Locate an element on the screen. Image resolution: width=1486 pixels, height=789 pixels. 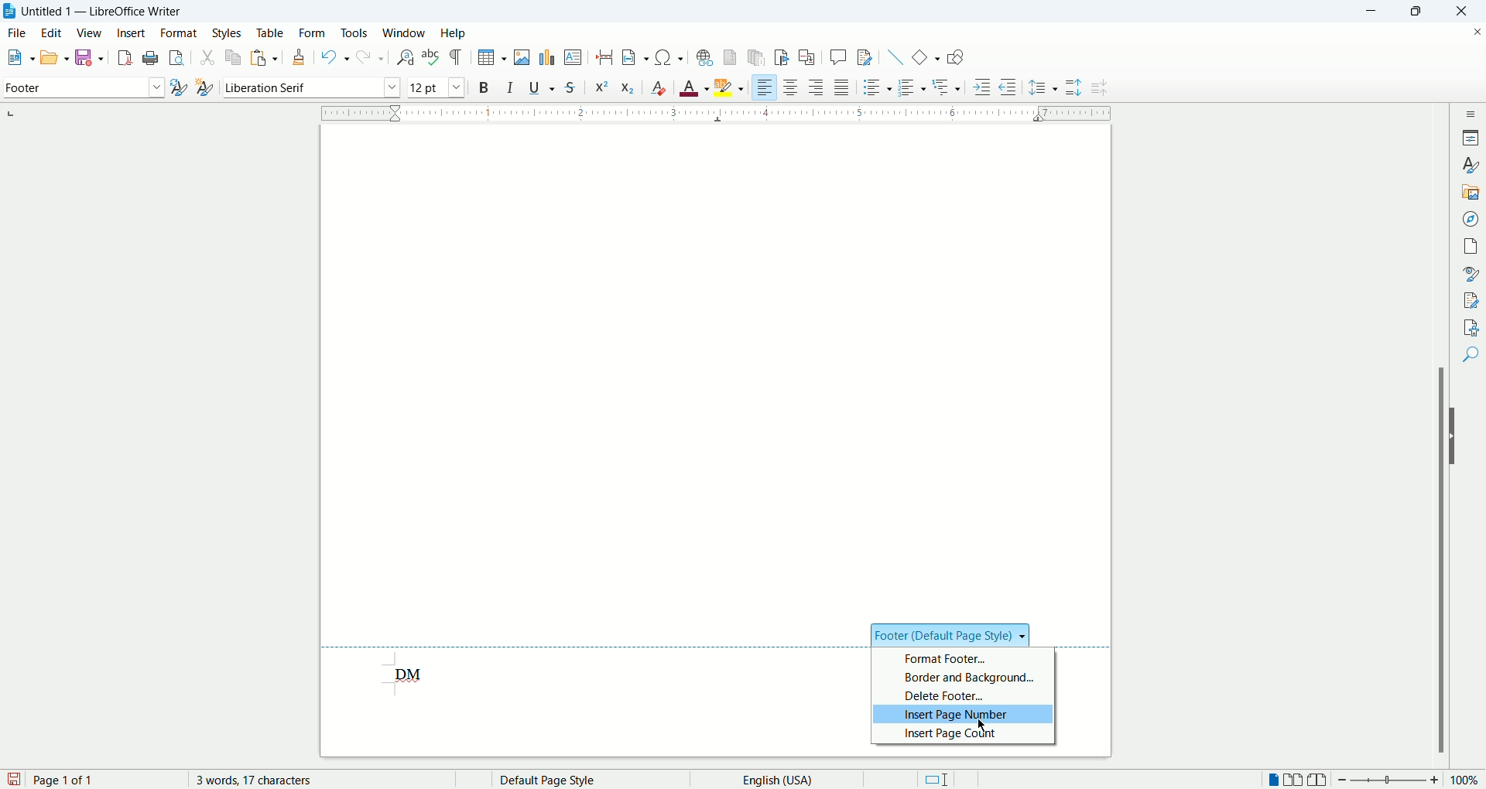
insert text is located at coordinates (572, 58).